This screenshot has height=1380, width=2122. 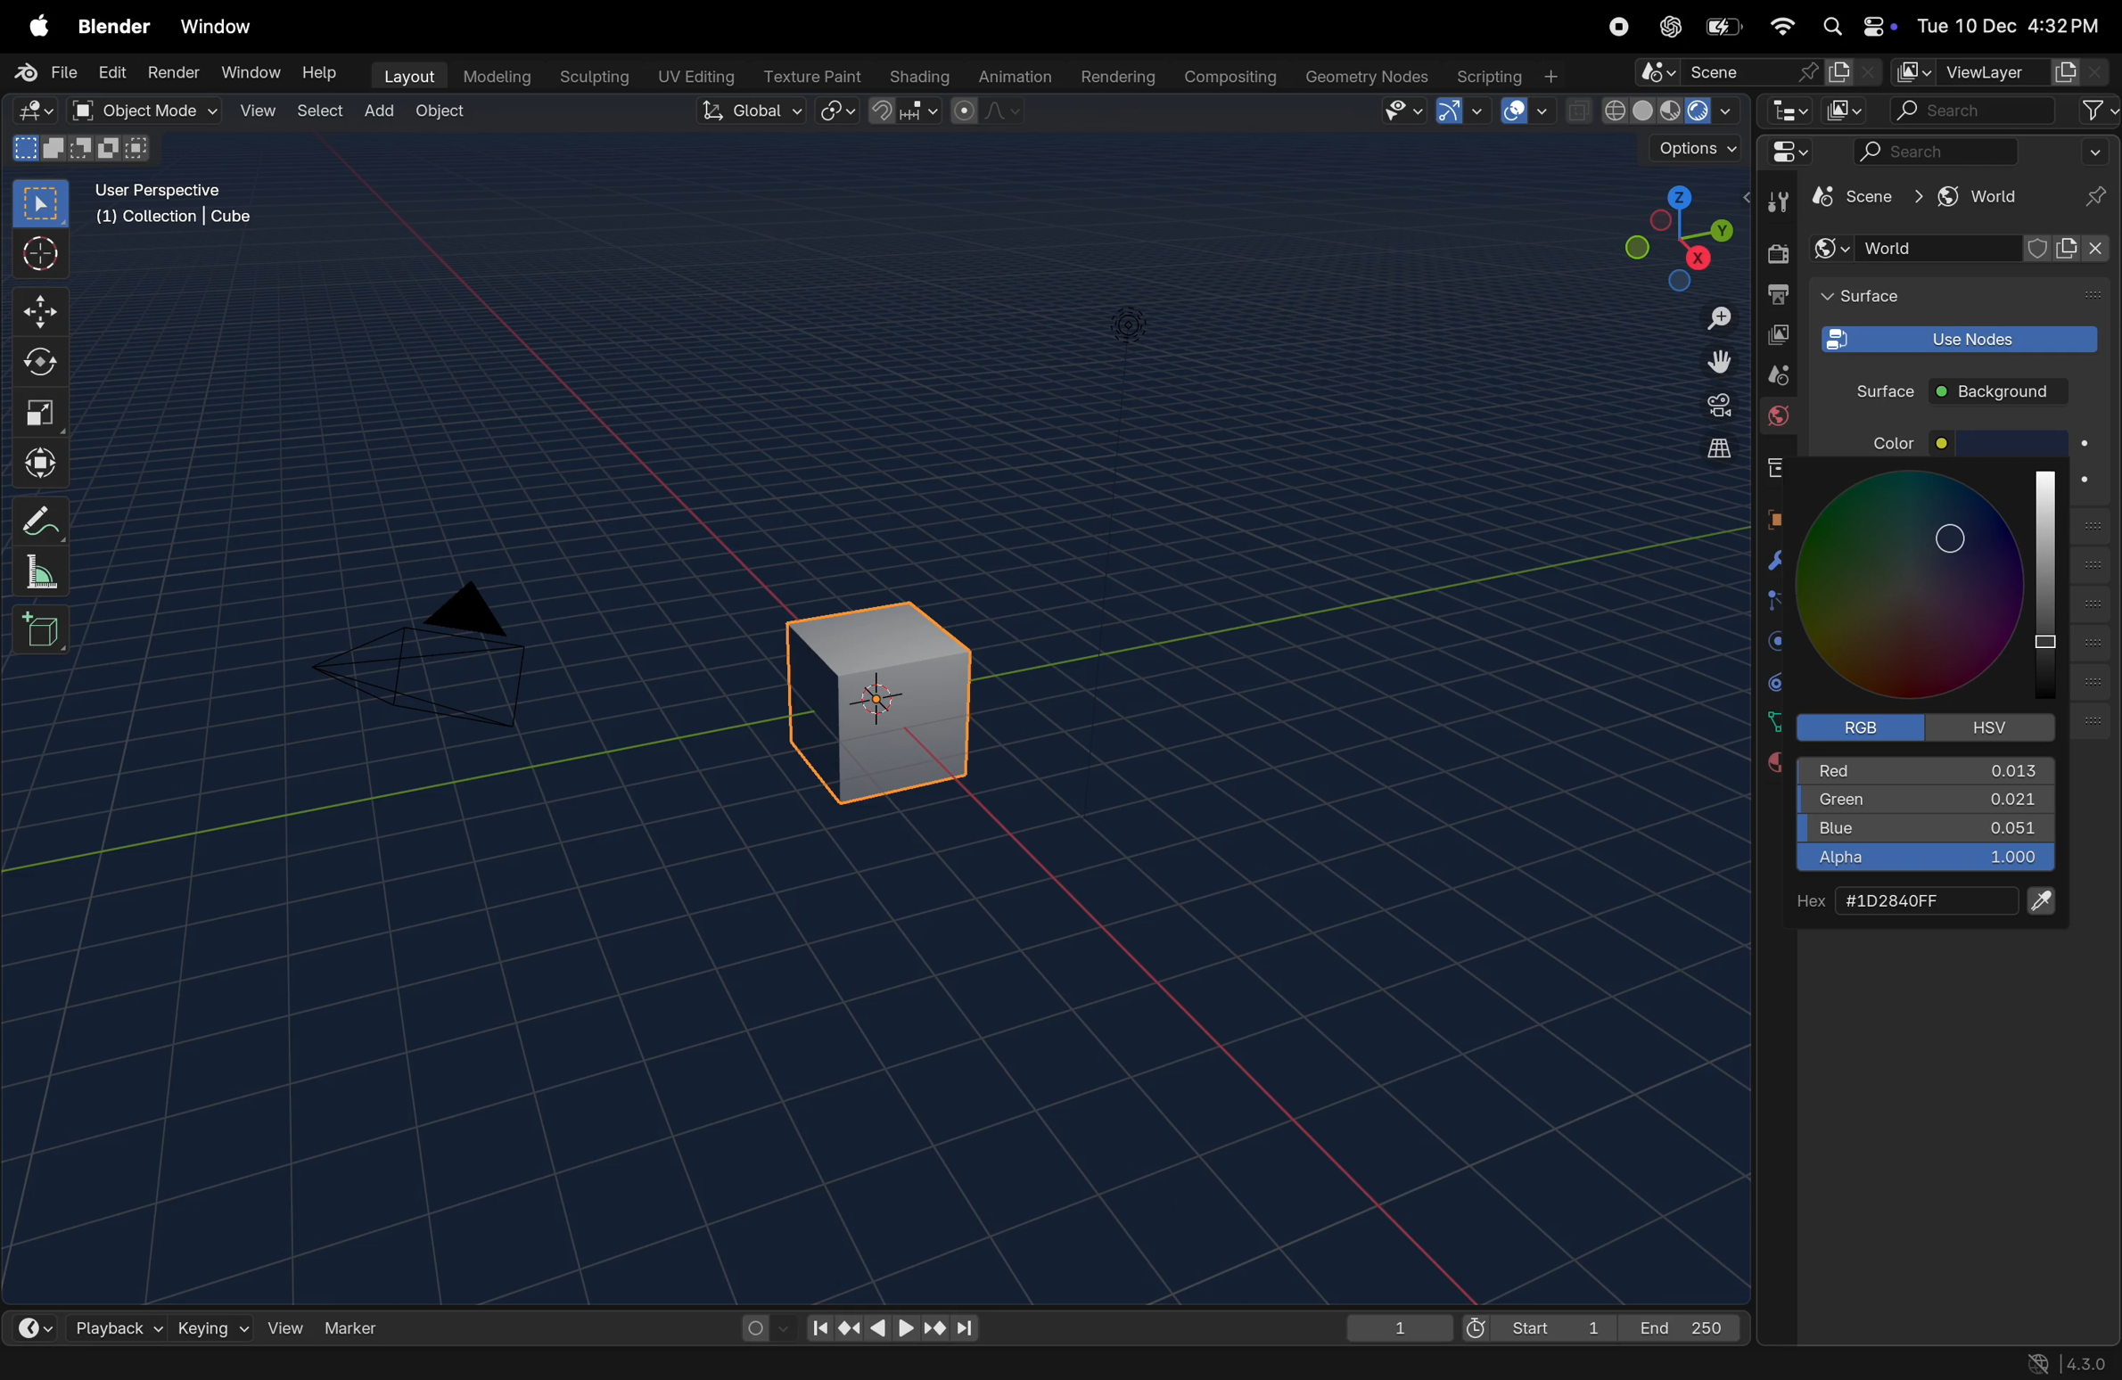 I want to click on UV editing, so click(x=691, y=78).